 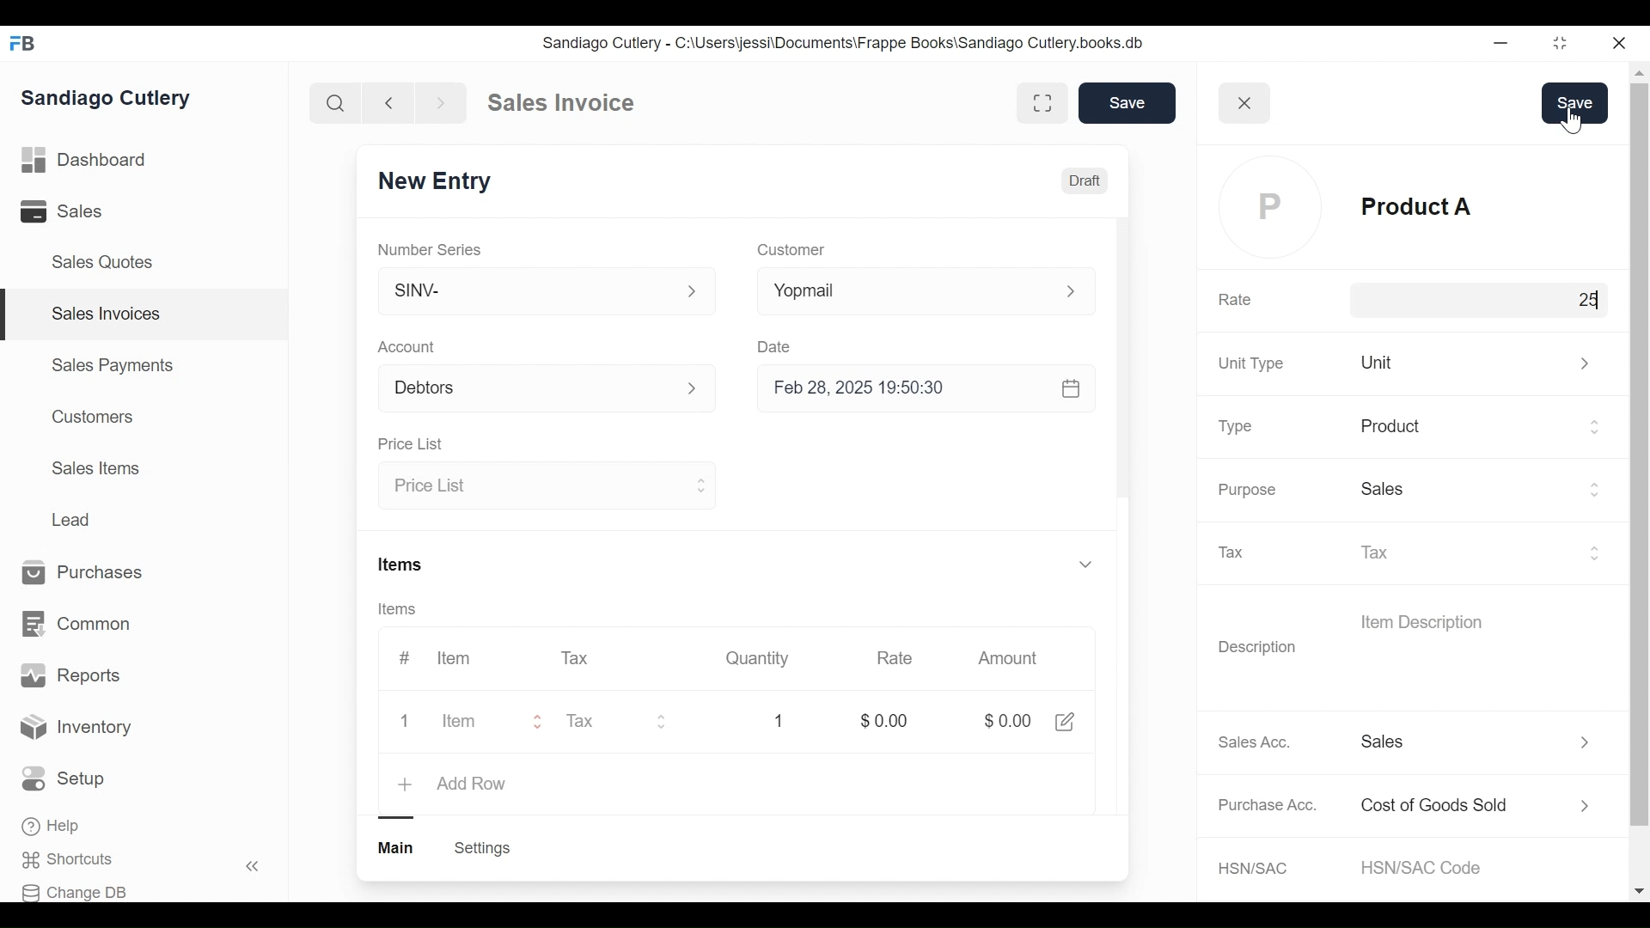 What do you see at coordinates (76, 730) in the screenshot?
I see `Inventory` at bounding box center [76, 730].